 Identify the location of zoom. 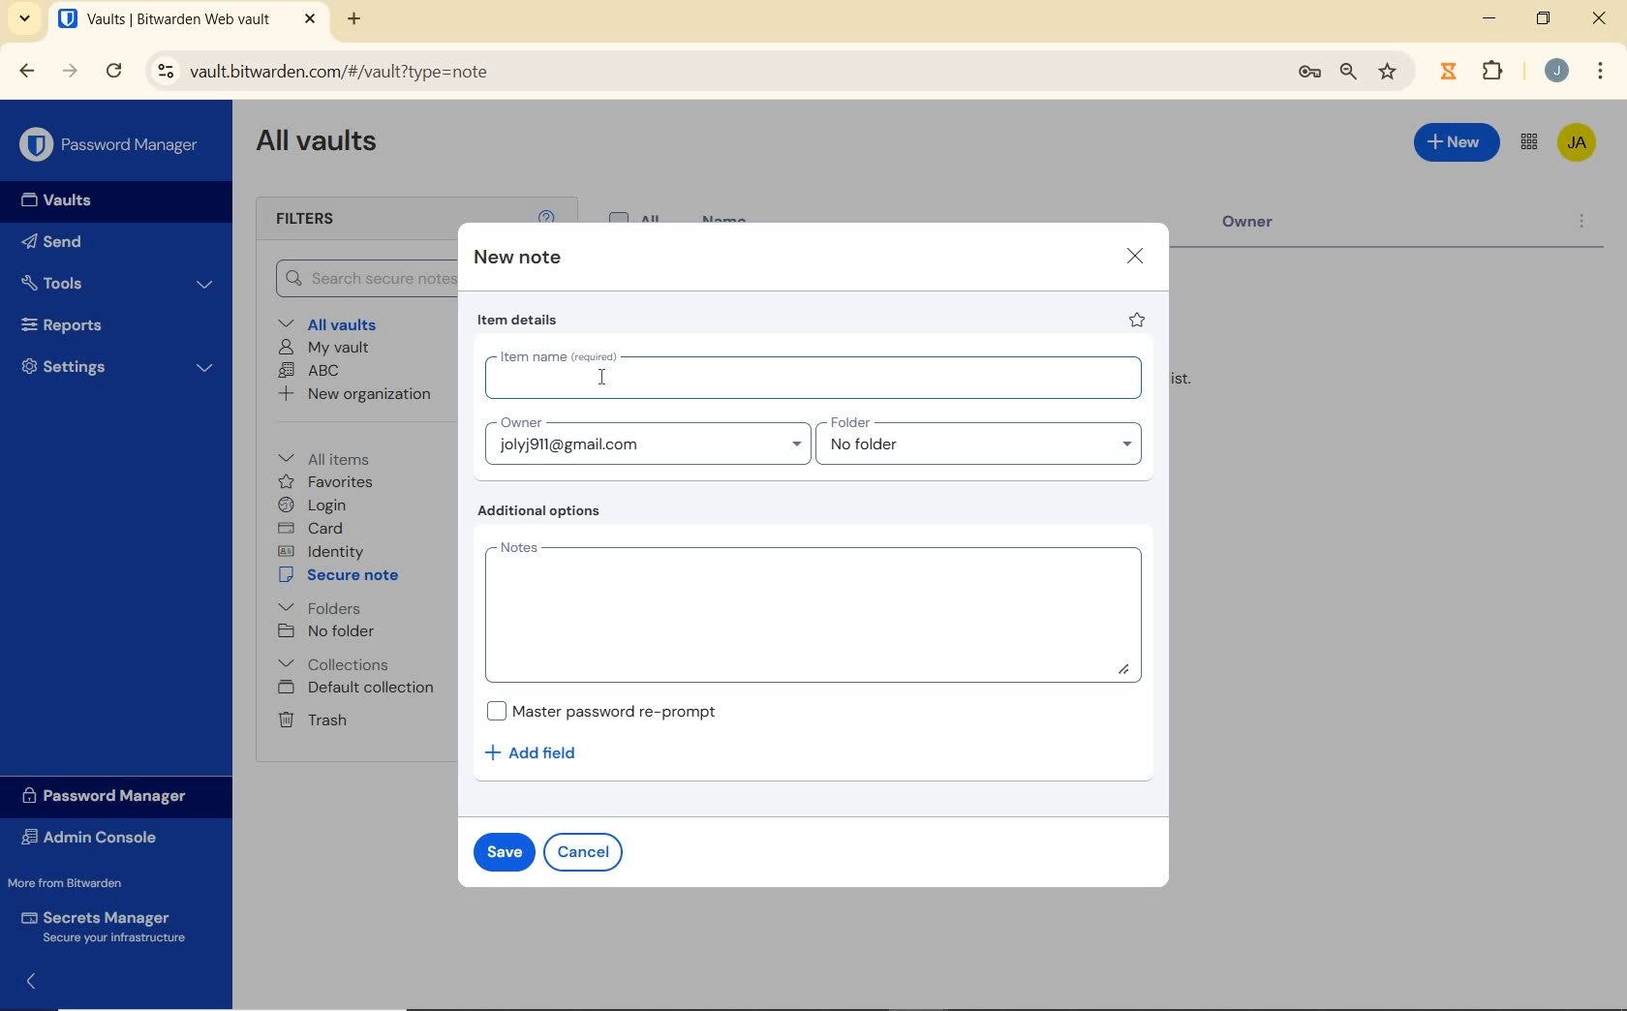
(1349, 74).